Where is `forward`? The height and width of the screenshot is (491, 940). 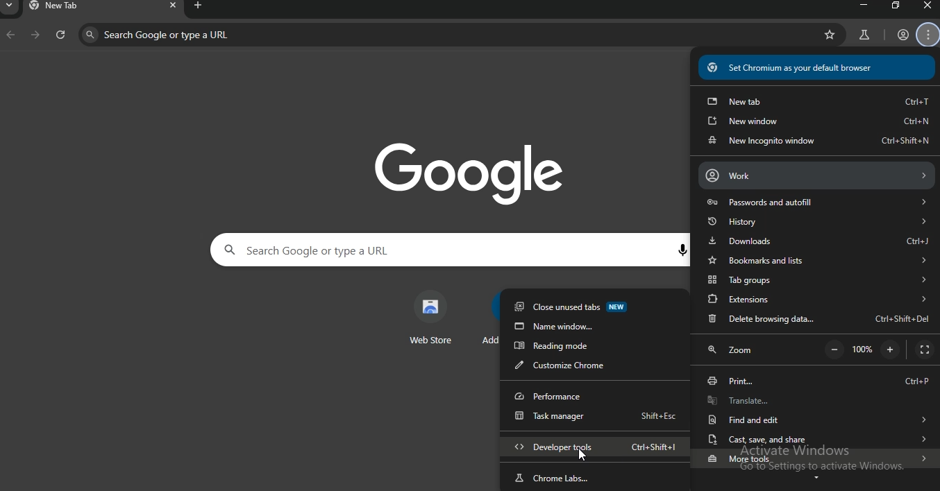 forward is located at coordinates (34, 35).